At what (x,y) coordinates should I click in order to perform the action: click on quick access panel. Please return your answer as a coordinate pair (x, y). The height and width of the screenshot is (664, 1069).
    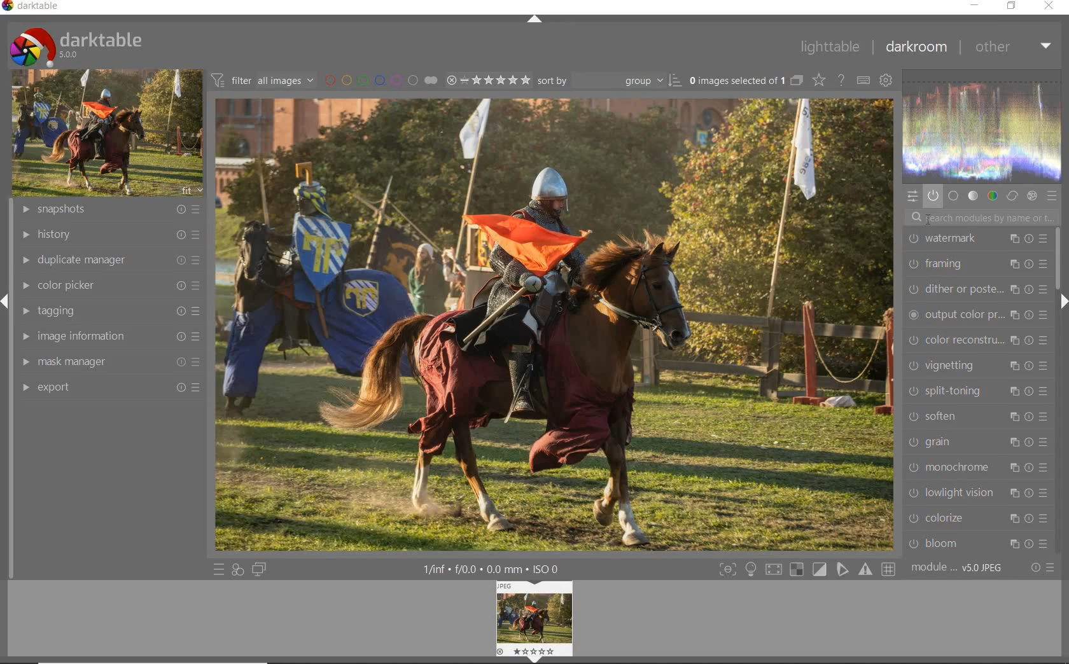
    Looking at the image, I should click on (912, 196).